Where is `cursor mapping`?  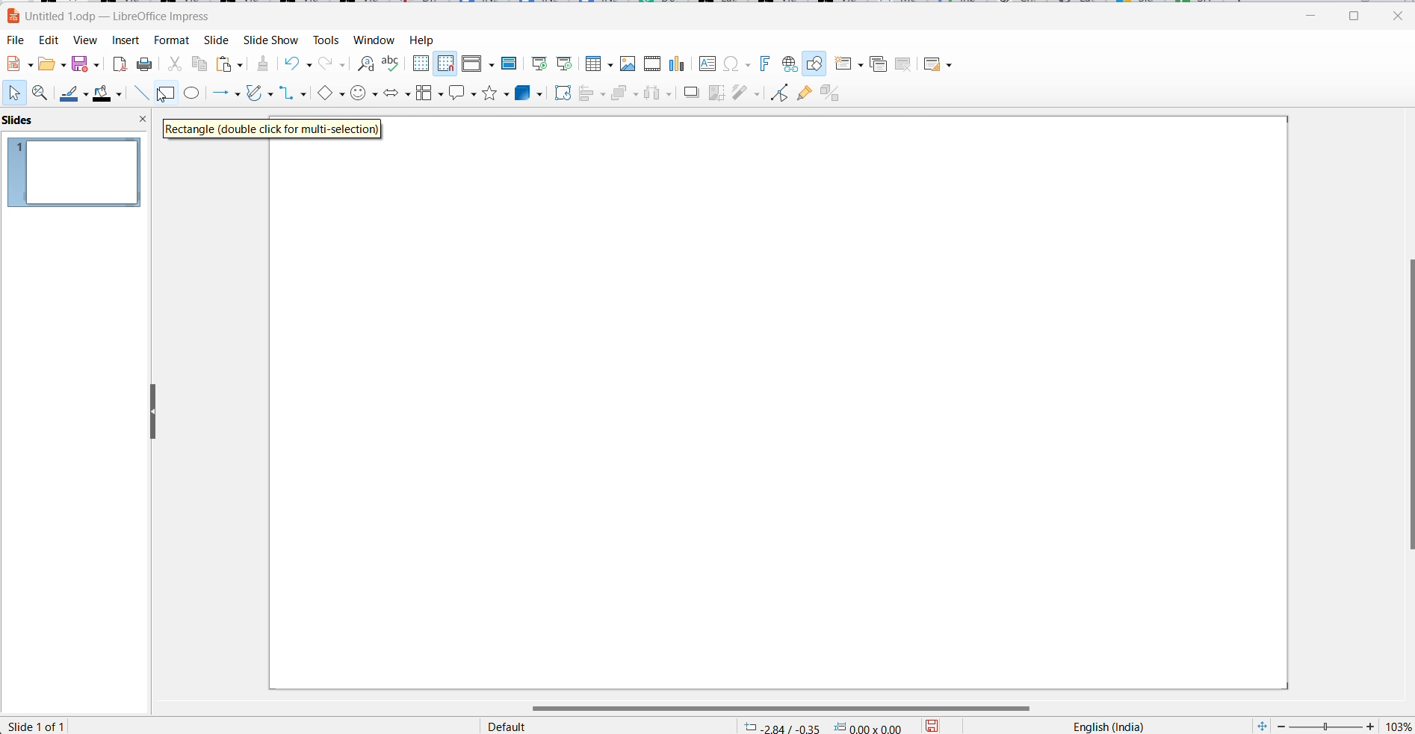 cursor mapping is located at coordinates (825, 726).